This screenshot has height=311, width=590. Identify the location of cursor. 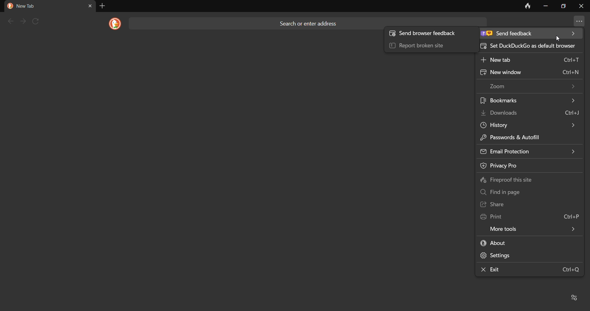
(559, 39).